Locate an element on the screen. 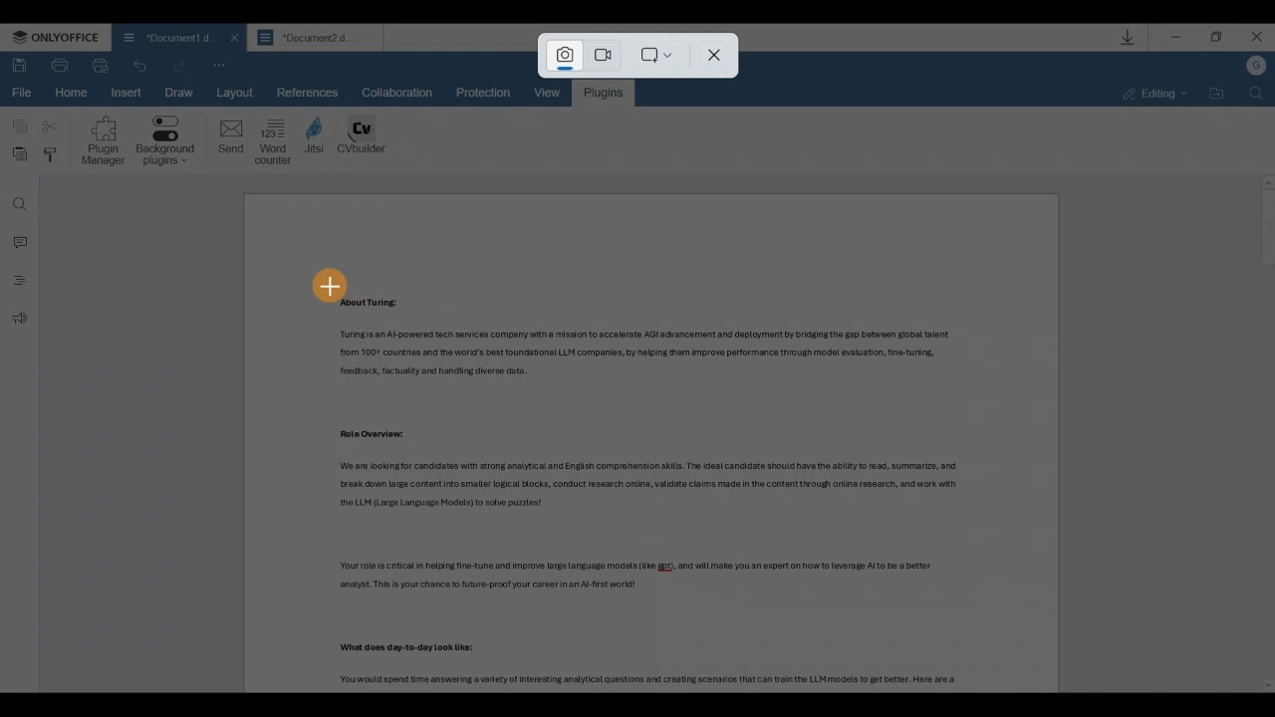 The width and height of the screenshot is (1275, 717). Print file is located at coordinates (59, 65).